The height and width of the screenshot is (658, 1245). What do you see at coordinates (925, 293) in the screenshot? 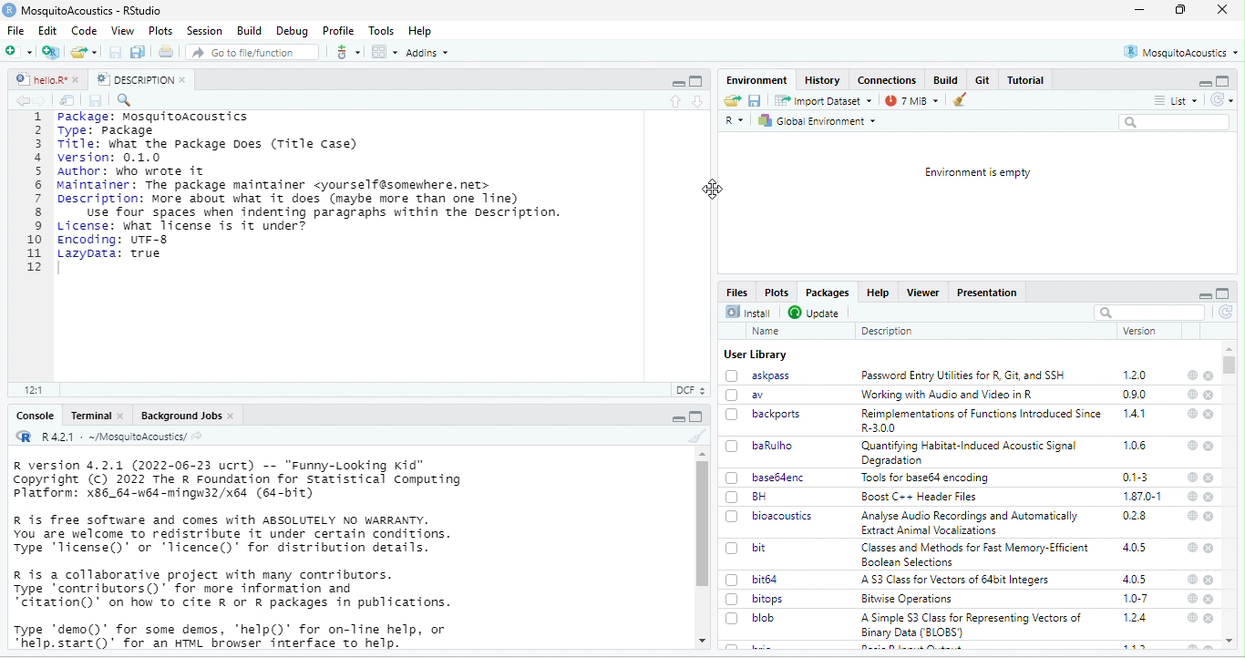
I see `Viewer` at bounding box center [925, 293].